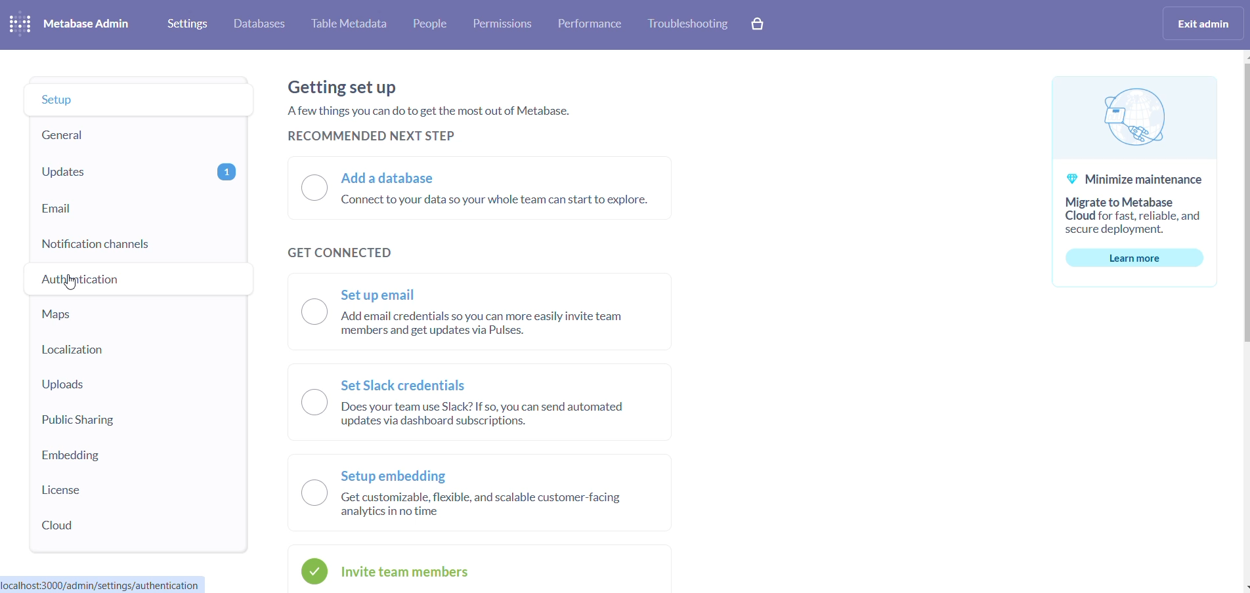  Describe the element at coordinates (437, 110) in the screenshot. I see `Getting set up
Afew things you can do to get the most out of Metabase.
RECOMMENDED NEXT STEP` at that location.